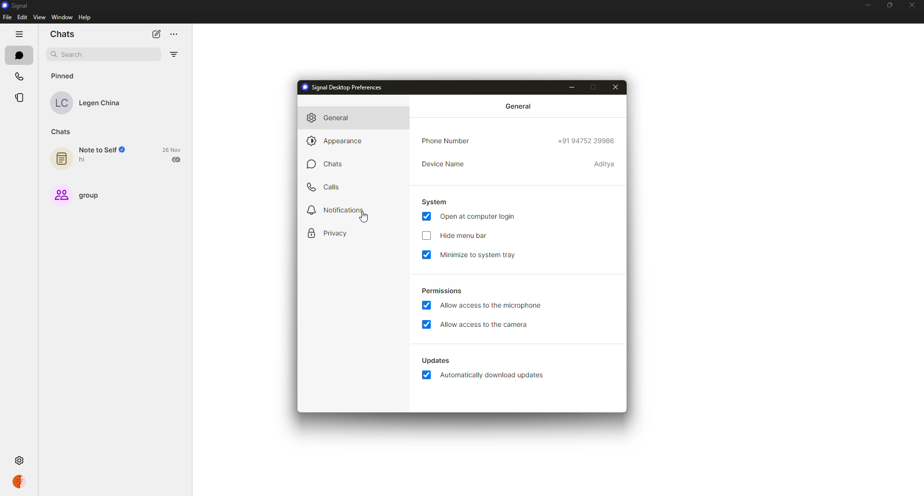 The height and width of the screenshot is (496, 924). I want to click on view, so click(38, 17).